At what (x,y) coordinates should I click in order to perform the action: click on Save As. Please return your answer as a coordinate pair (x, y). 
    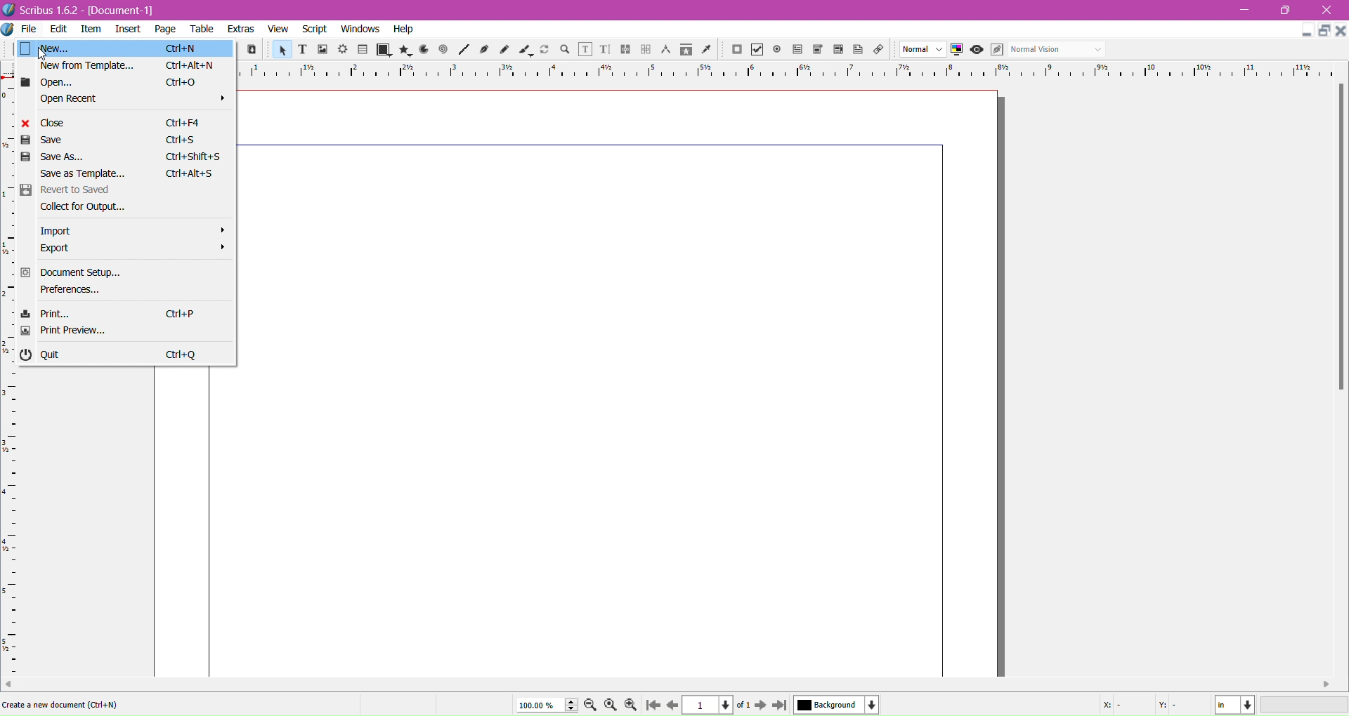
    Looking at the image, I should click on (124, 157).